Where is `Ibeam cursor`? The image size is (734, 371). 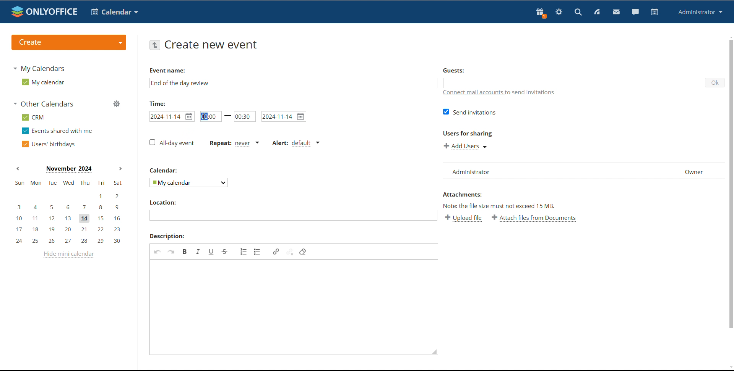
Ibeam cursor is located at coordinates (206, 117).